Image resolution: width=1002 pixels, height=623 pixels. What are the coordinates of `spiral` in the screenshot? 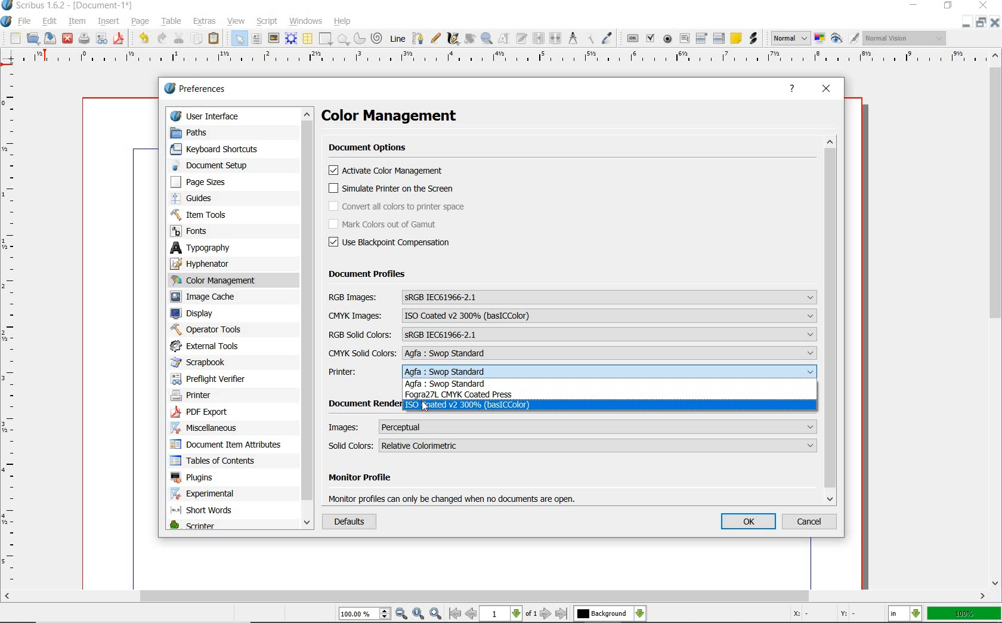 It's located at (377, 38).